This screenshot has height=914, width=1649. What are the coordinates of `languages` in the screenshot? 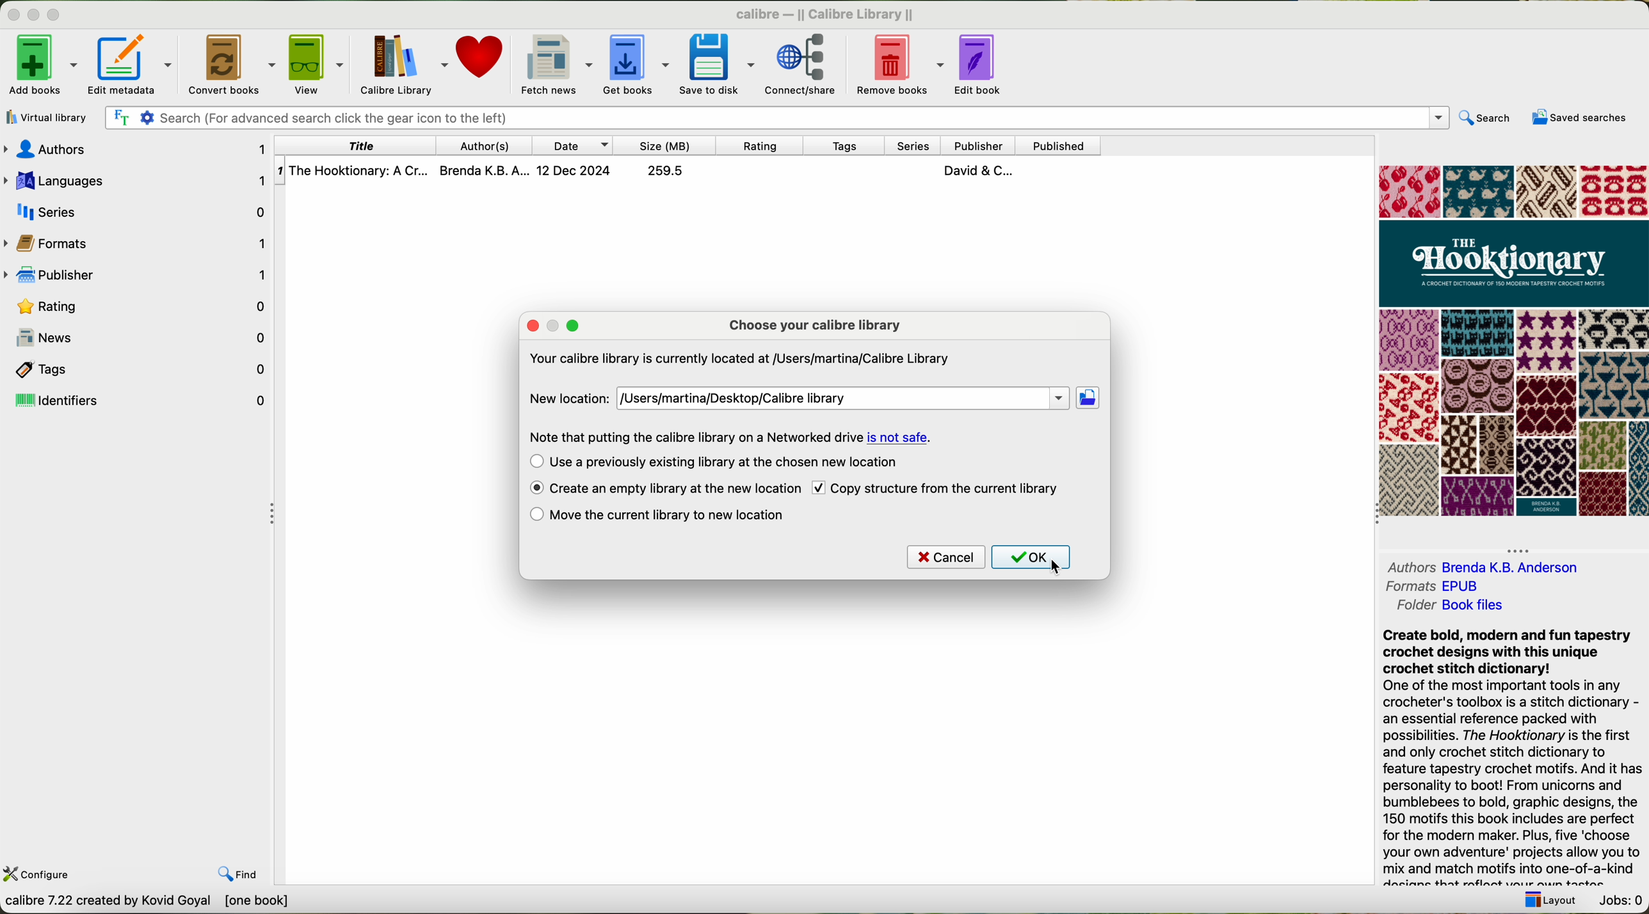 It's located at (136, 178).